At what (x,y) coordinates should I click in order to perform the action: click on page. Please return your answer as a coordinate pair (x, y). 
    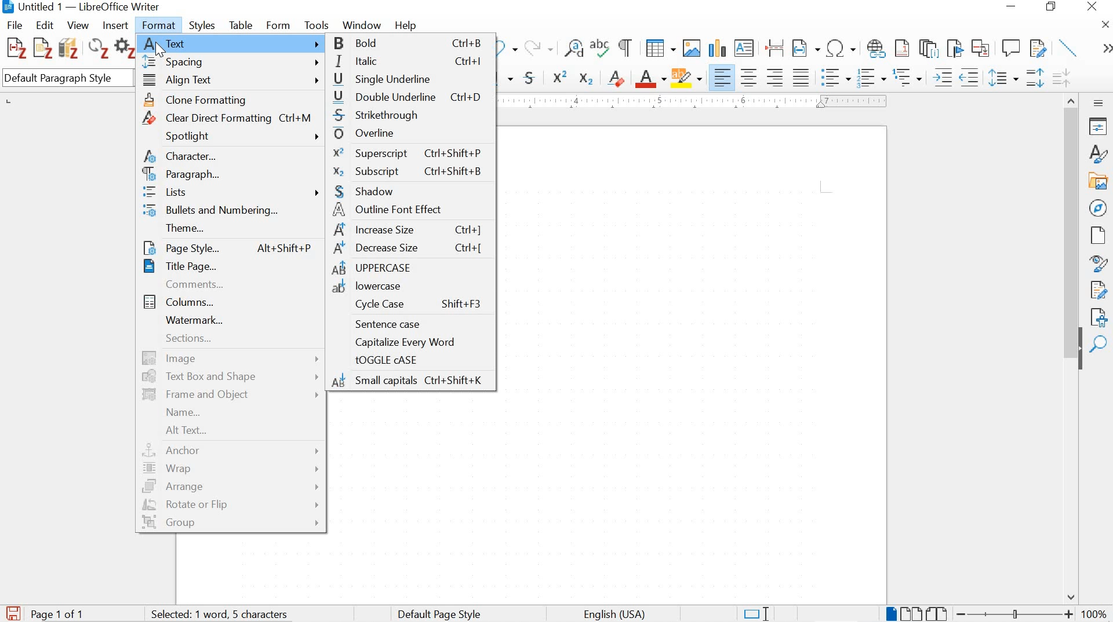
    Looking at the image, I should click on (1099, 236).